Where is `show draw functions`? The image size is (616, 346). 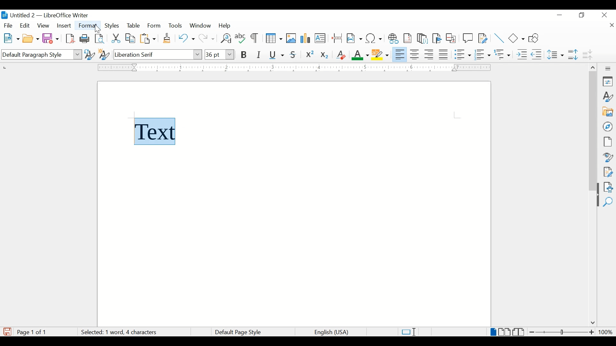 show draw functions is located at coordinates (536, 38).